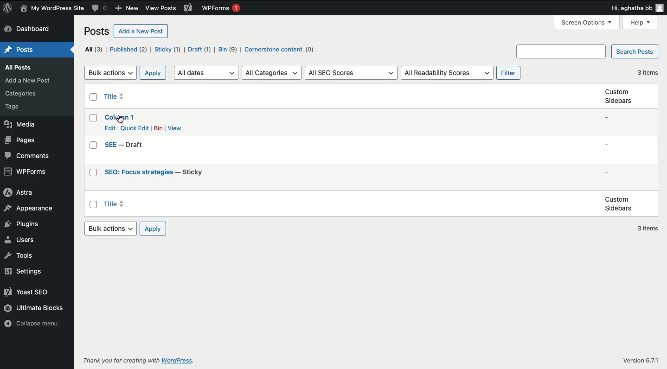 The width and height of the screenshot is (667, 369). I want to click on Bulk actions, so click(112, 72).